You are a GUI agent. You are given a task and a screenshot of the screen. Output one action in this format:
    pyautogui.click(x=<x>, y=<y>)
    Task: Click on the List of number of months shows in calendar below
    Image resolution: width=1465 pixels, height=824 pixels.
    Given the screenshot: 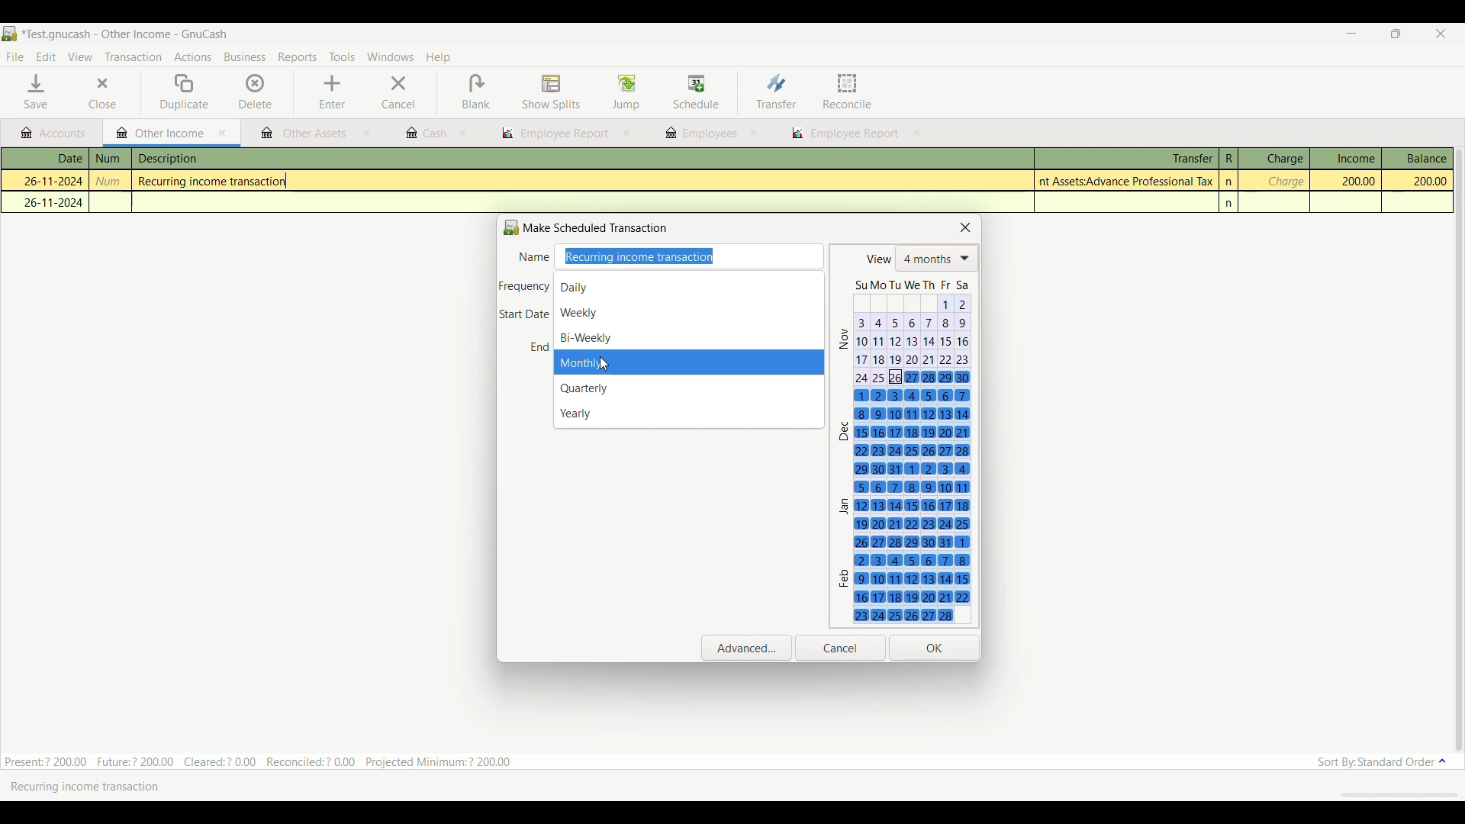 What is the action you would take?
    pyautogui.click(x=937, y=259)
    